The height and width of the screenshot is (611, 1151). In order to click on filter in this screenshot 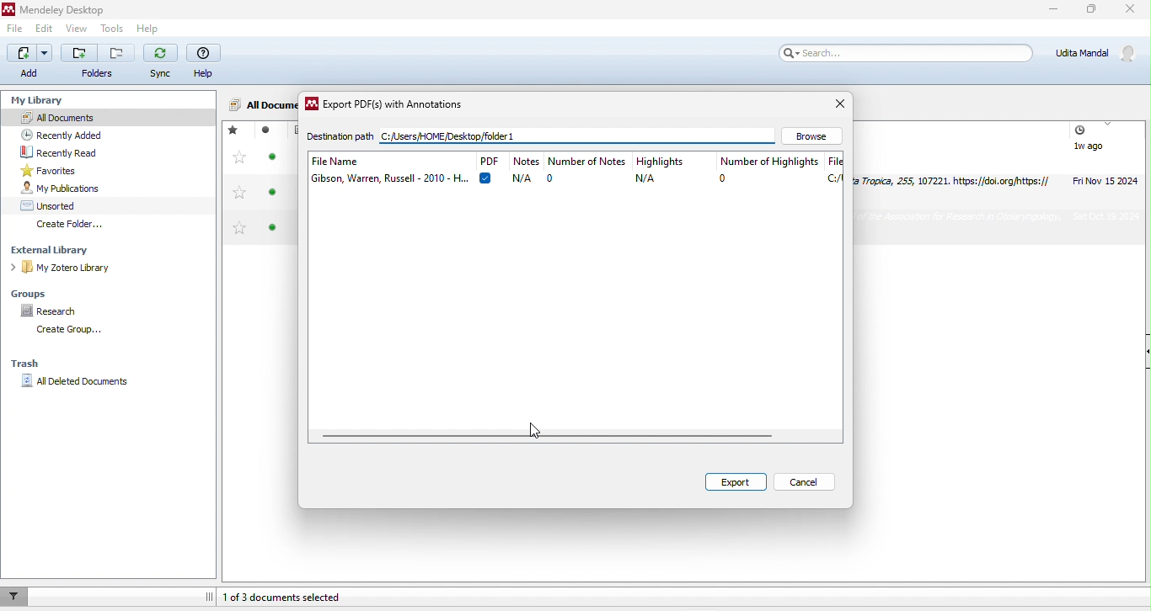, I will do `click(17, 596)`.